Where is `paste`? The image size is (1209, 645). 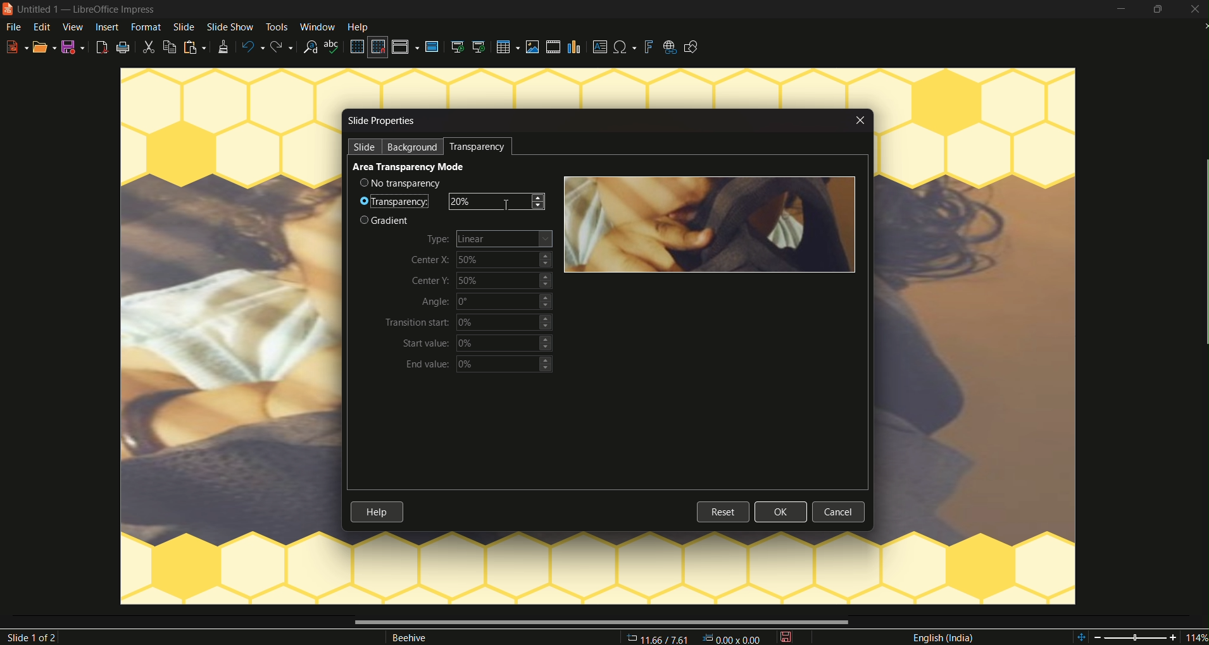
paste is located at coordinates (194, 48).